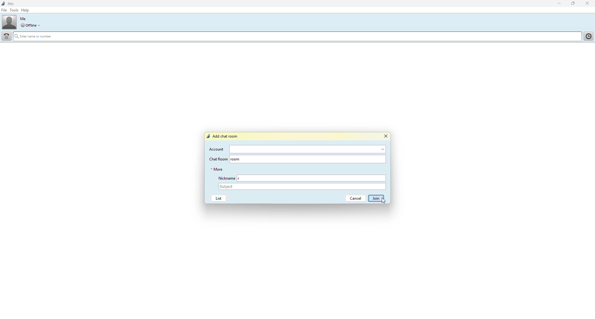  What do you see at coordinates (302, 187) in the screenshot?
I see `subject` at bounding box center [302, 187].